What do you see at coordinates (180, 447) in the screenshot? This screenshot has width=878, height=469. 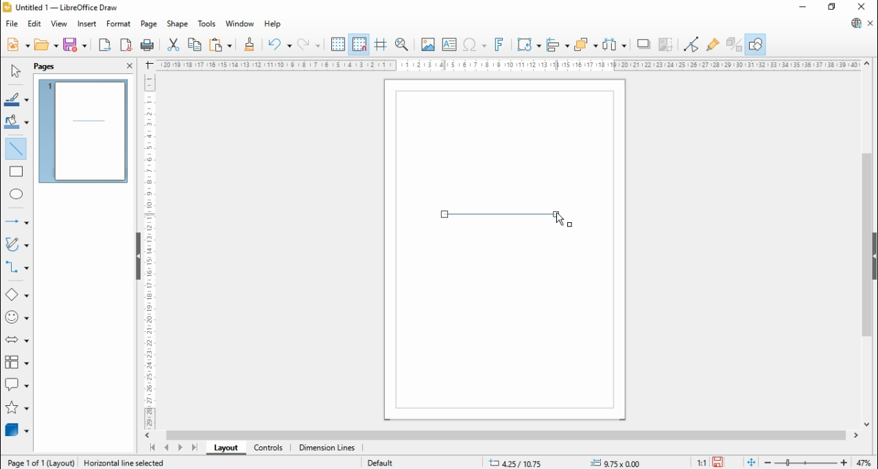 I see `next page` at bounding box center [180, 447].